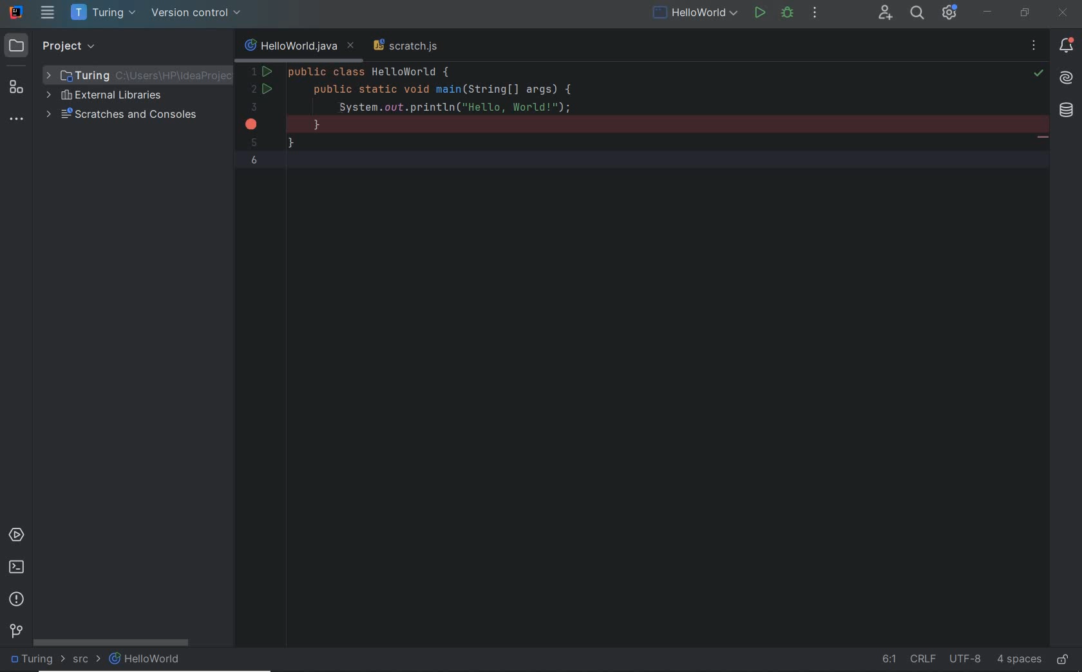 The width and height of the screenshot is (1082, 672). I want to click on minimize, so click(989, 12).